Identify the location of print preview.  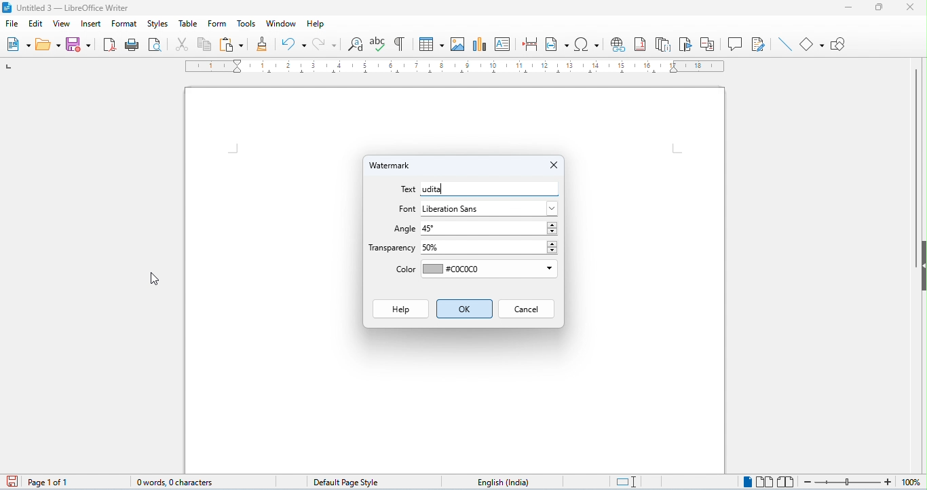
(155, 45).